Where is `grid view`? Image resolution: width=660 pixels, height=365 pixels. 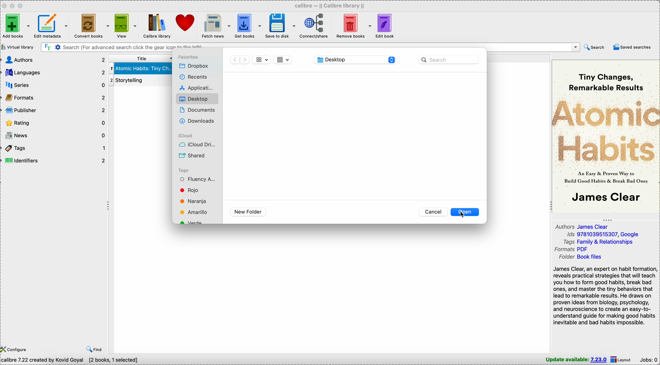
grid view is located at coordinates (261, 60).